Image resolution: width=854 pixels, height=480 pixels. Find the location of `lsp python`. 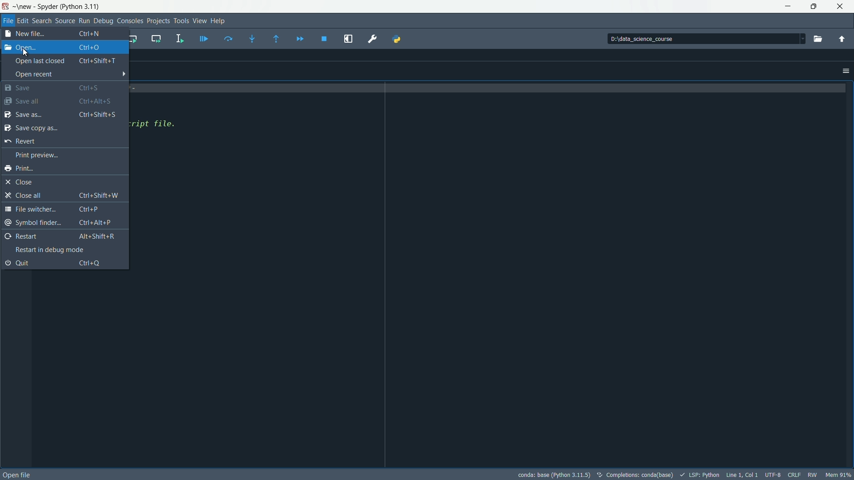

lsp python is located at coordinates (702, 474).